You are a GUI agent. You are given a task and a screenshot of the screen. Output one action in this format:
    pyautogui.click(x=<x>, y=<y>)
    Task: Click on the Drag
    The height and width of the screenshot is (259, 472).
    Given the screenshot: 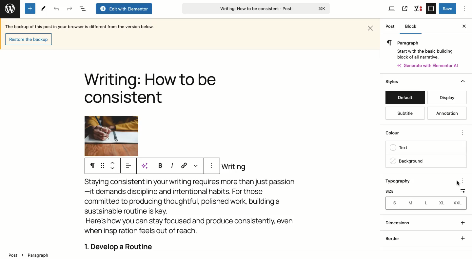 What is the action you would take?
    pyautogui.click(x=103, y=166)
    